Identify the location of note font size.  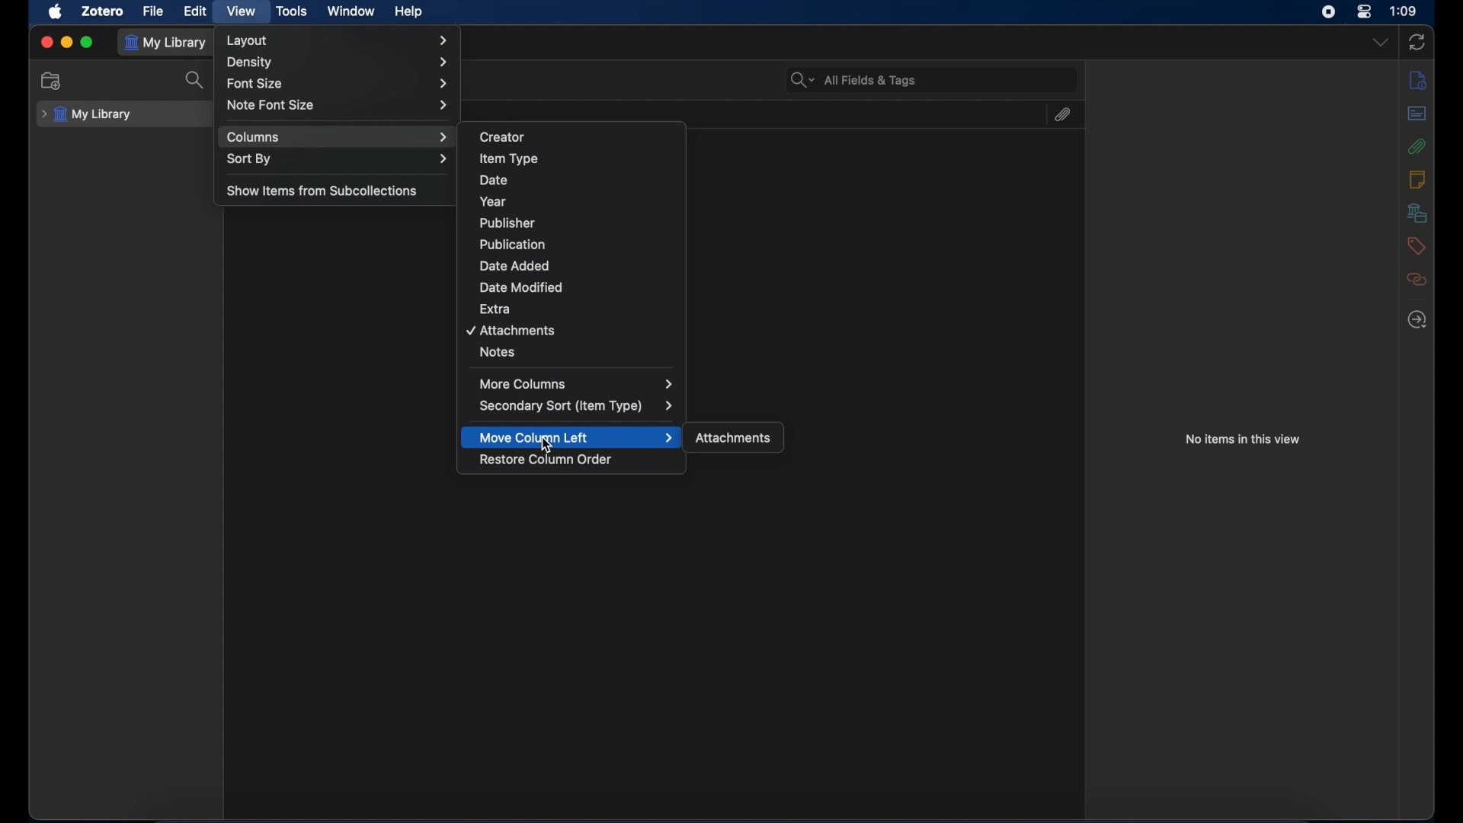
(339, 105).